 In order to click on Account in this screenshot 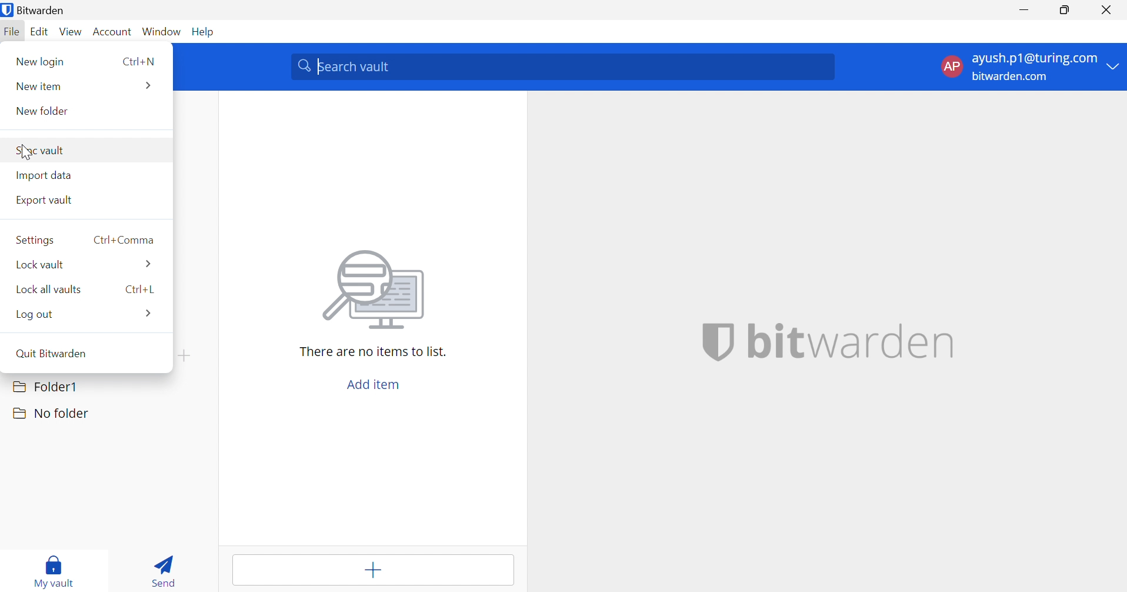, I will do `click(112, 32)`.